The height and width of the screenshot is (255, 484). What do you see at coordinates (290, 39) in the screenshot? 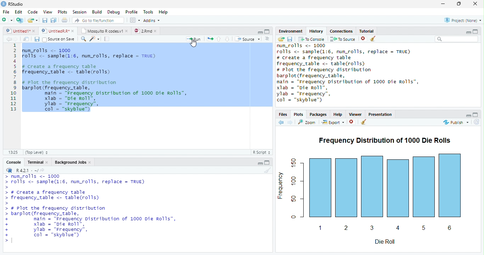
I see `Save File` at bounding box center [290, 39].